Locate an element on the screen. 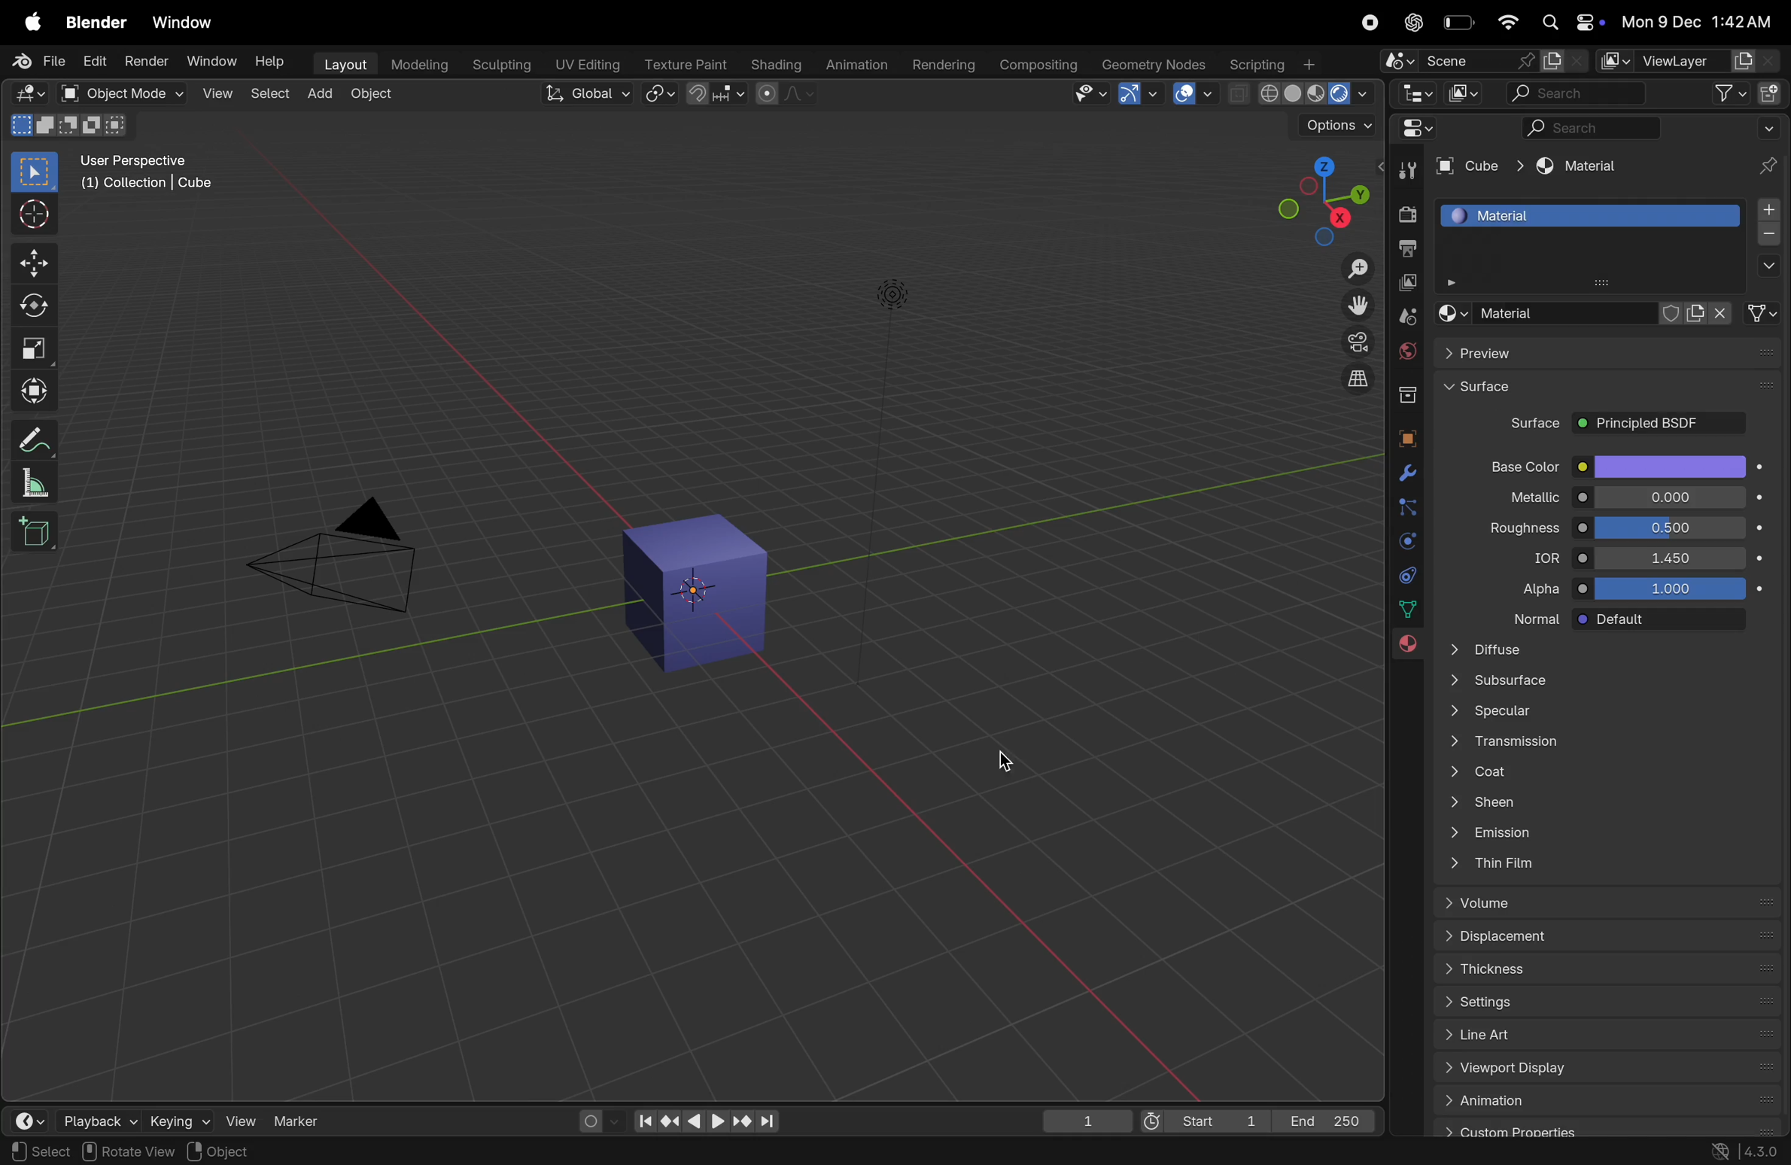 Image resolution: width=1791 pixels, height=1165 pixels. scripting is located at coordinates (1273, 62).